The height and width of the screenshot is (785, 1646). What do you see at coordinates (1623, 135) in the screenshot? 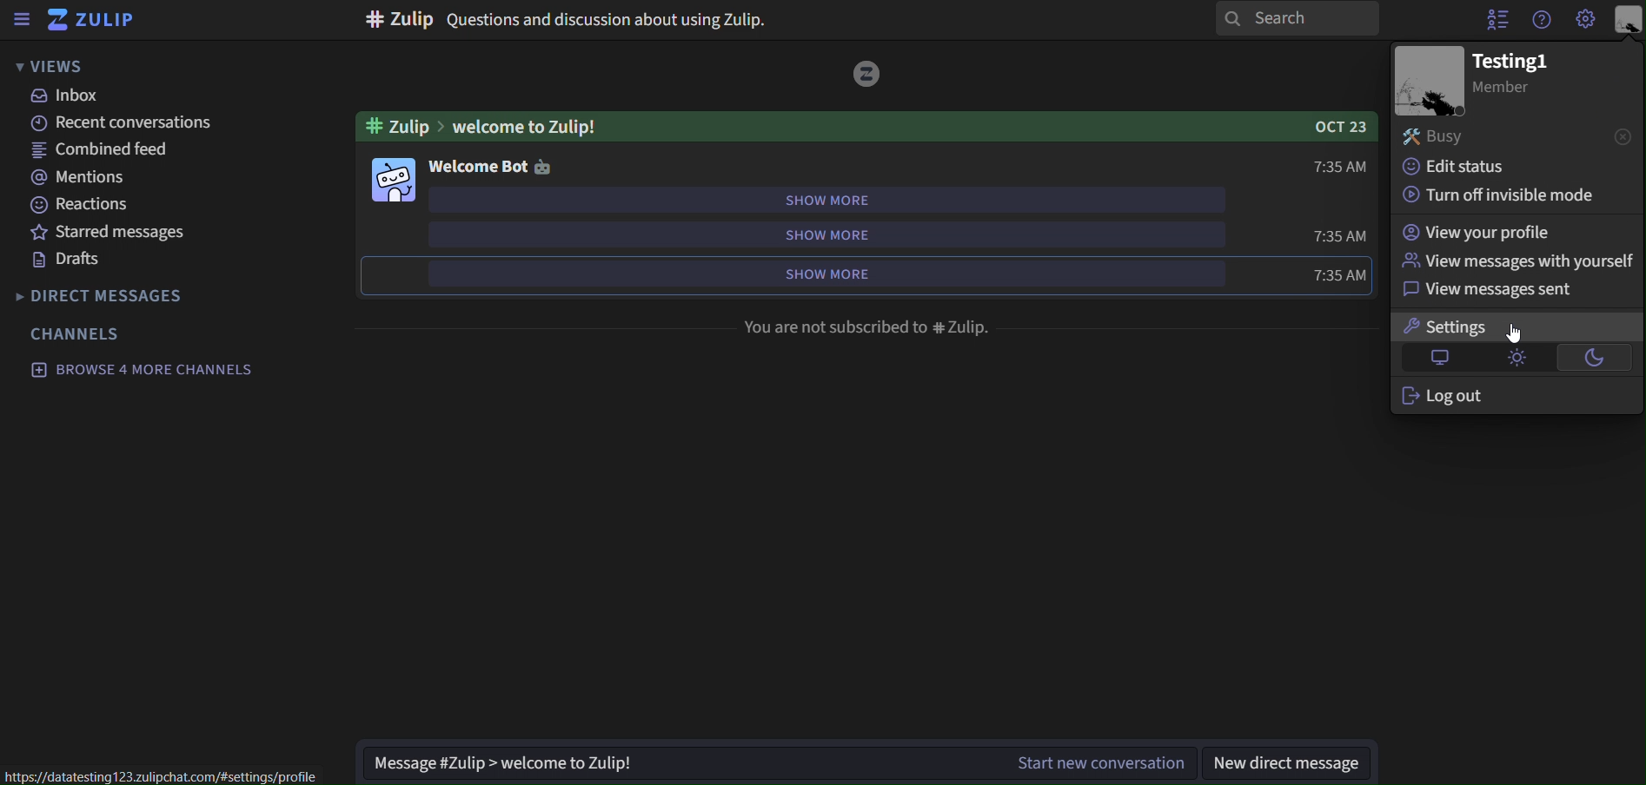
I see `close` at bounding box center [1623, 135].